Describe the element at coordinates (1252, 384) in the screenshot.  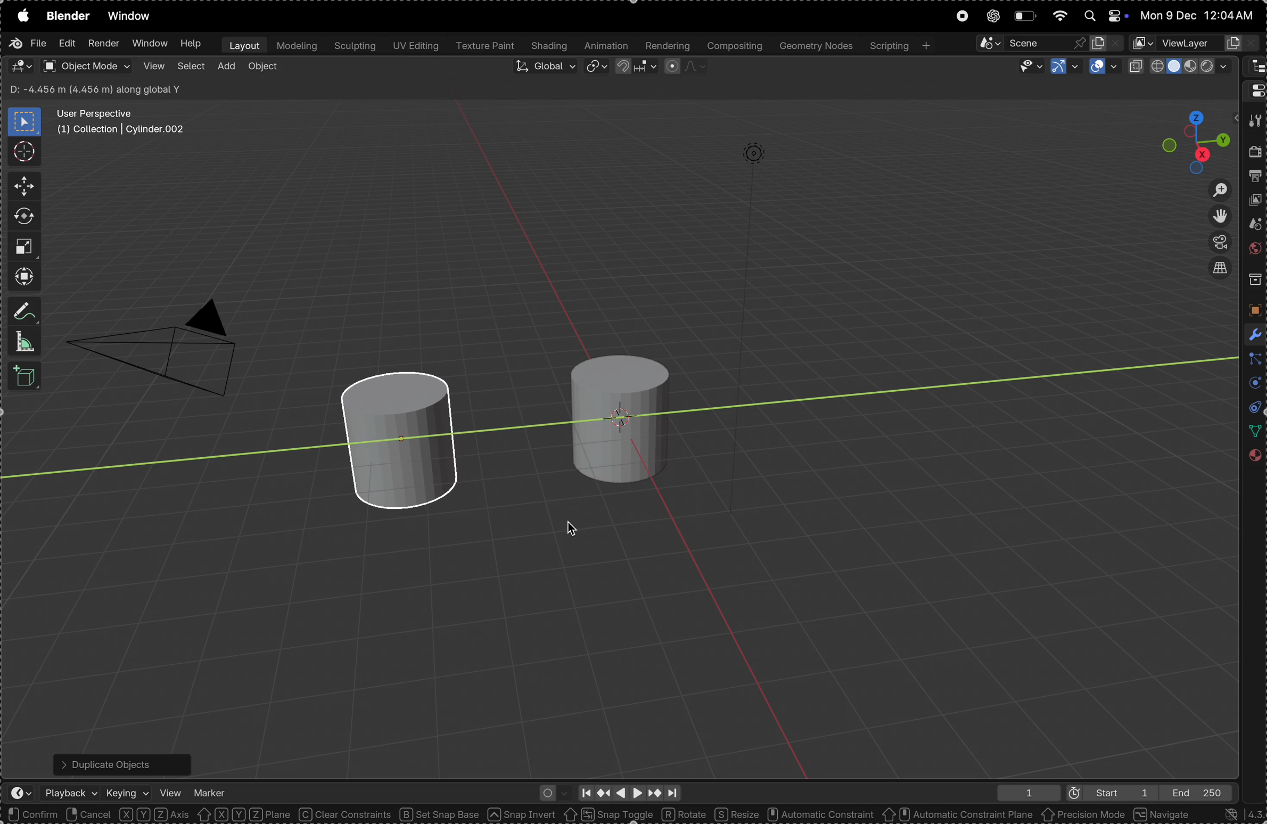
I see `layers` at that location.